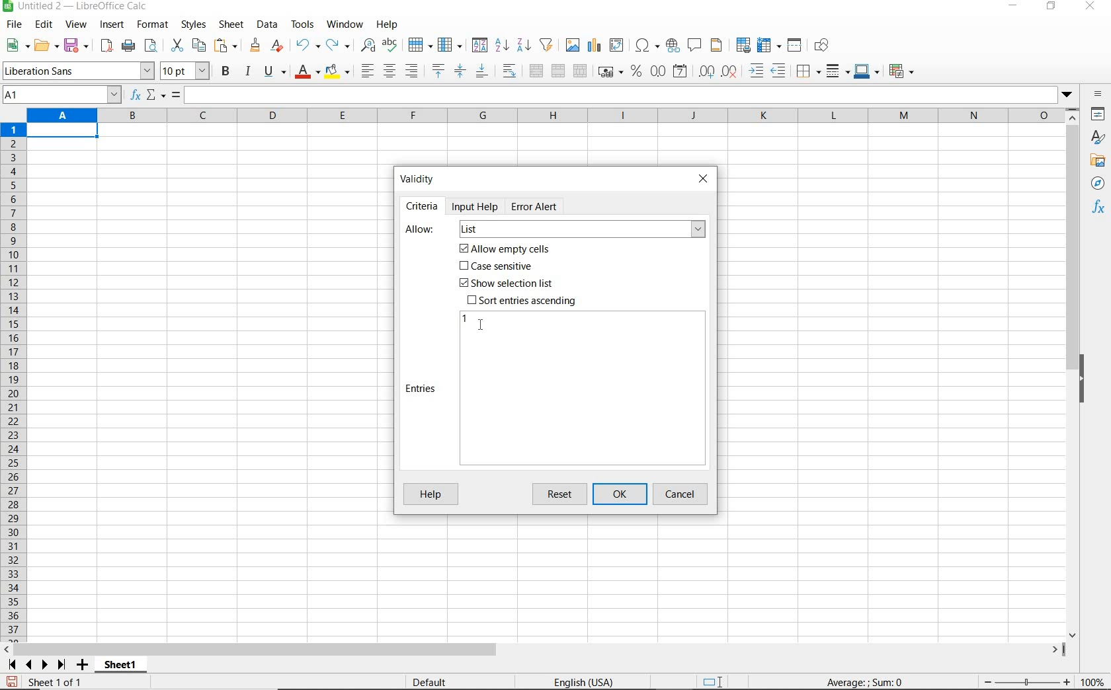  What do you see at coordinates (719, 46) in the screenshot?
I see `headers and footers` at bounding box center [719, 46].